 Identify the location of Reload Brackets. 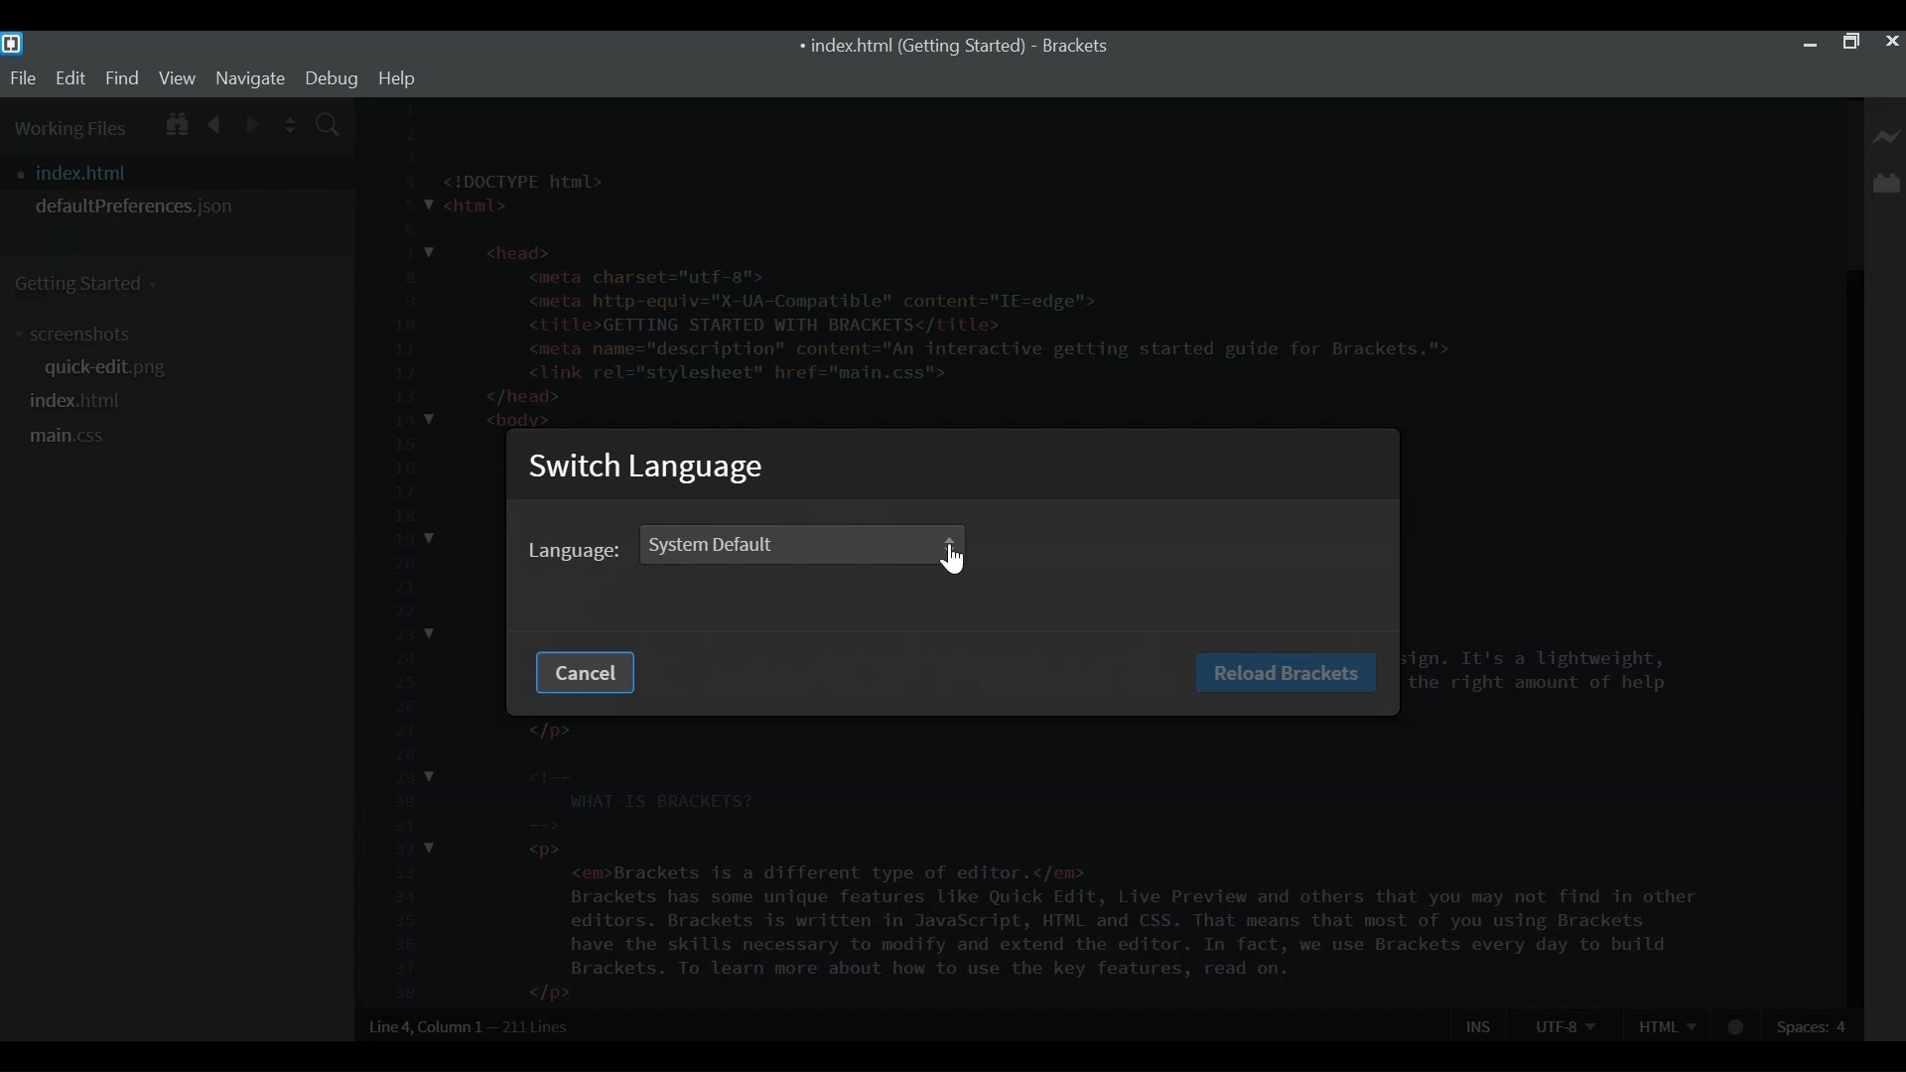
(1284, 672).